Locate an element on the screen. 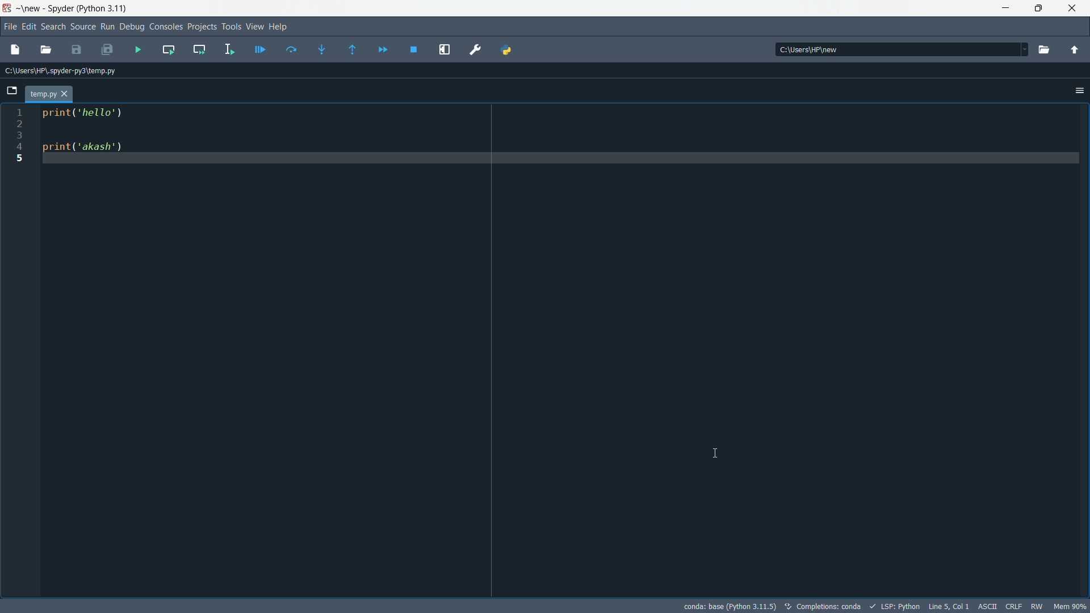 The image size is (1090, 613). cursor is located at coordinates (716, 454).